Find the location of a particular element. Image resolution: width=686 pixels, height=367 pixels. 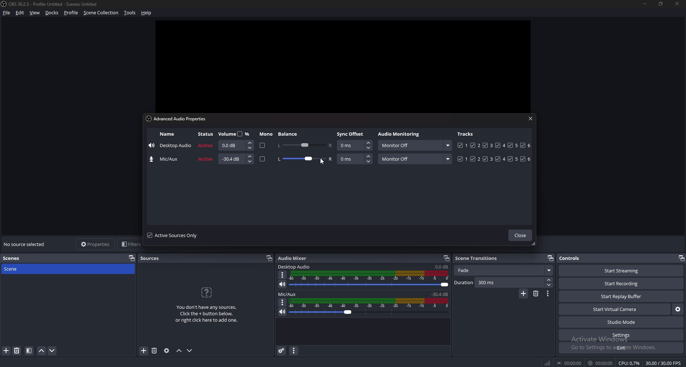

tracks is located at coordinates (493, 159).